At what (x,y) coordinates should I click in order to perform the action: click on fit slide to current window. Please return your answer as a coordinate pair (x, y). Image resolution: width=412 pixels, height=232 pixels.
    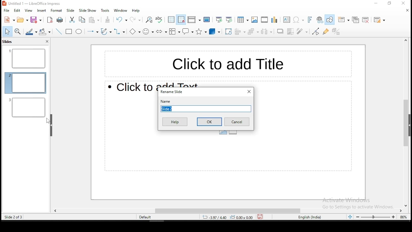
    Looking at the image, I should click on (349, 217).